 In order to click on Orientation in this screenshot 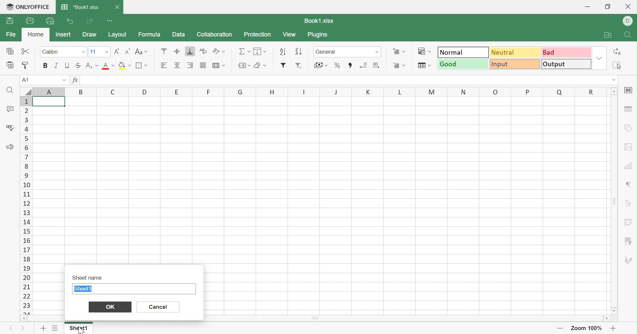, I will do `click(218, 51)`.